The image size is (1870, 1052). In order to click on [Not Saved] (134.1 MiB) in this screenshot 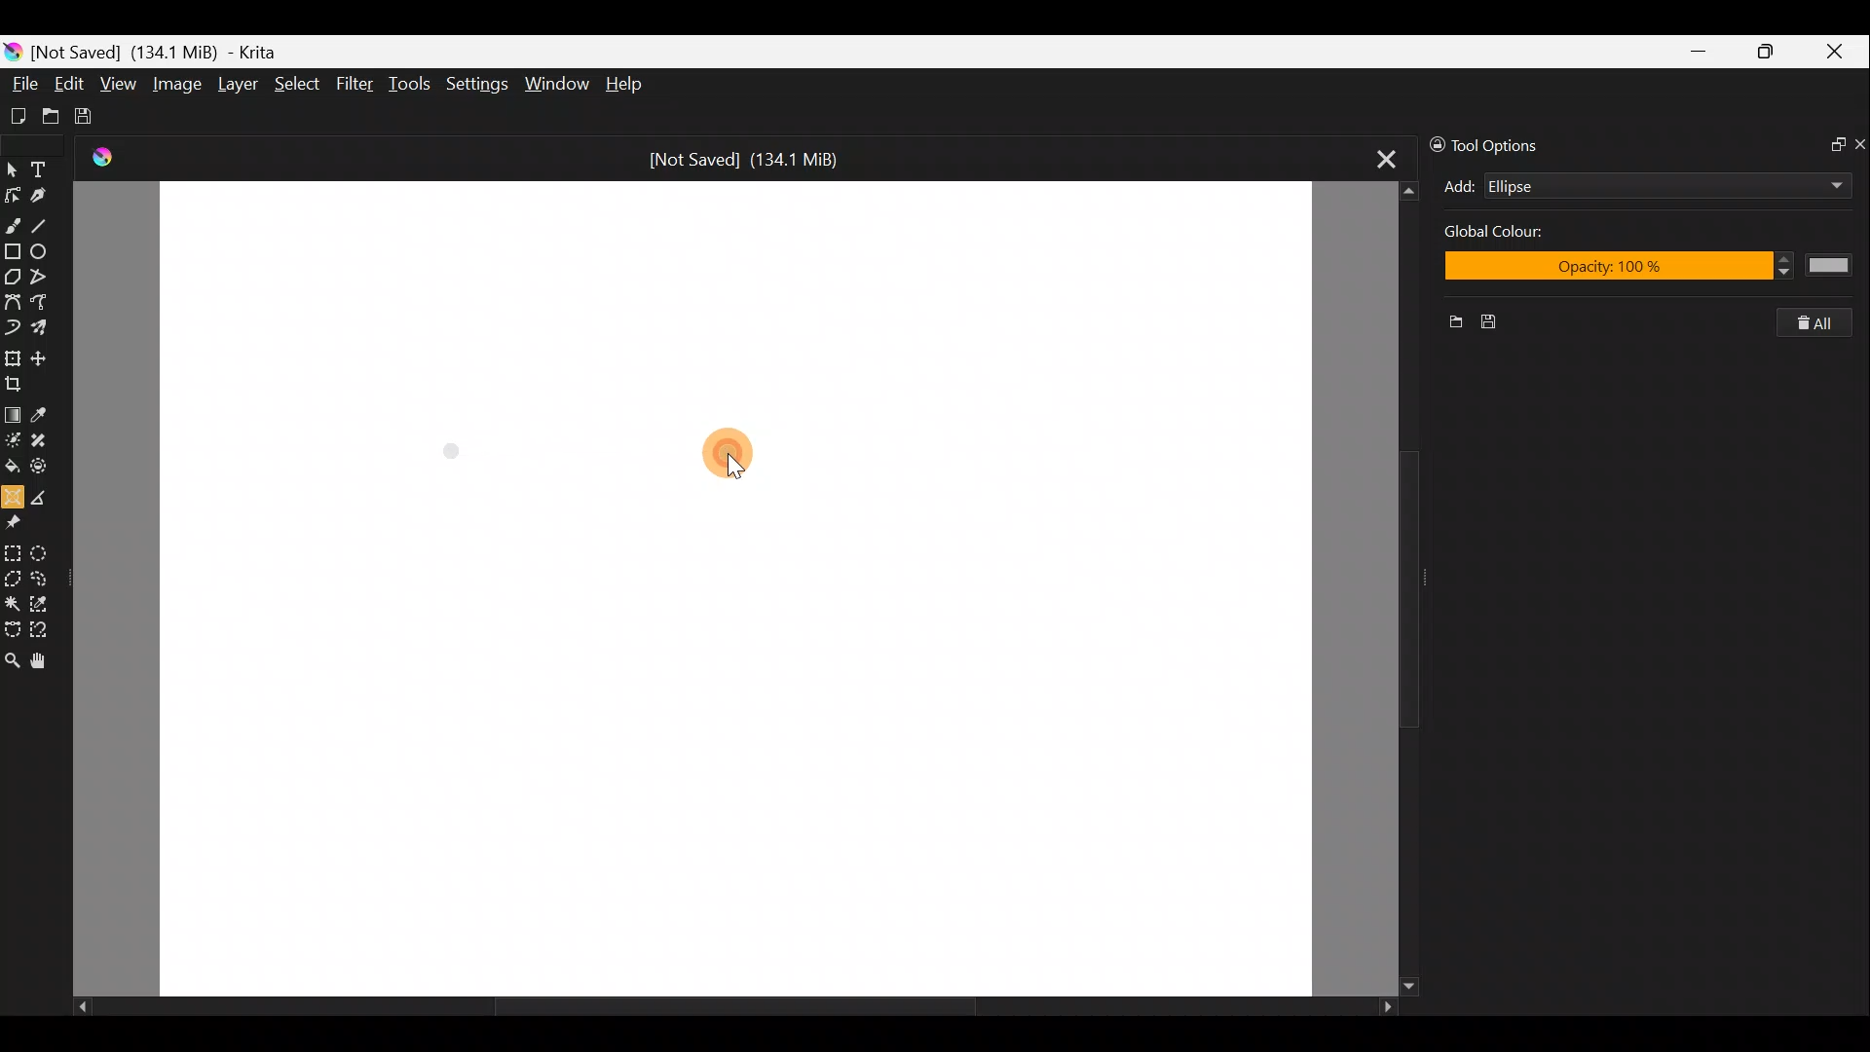, I will do `click(754, 157)`.